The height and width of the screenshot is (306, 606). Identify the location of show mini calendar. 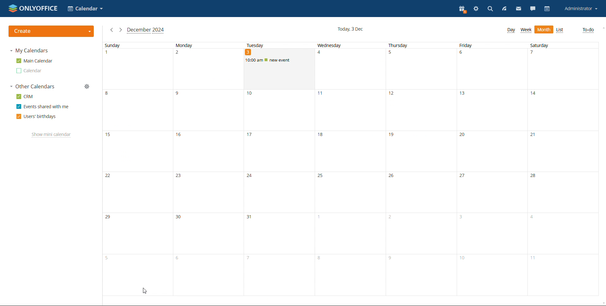
(51, 135).